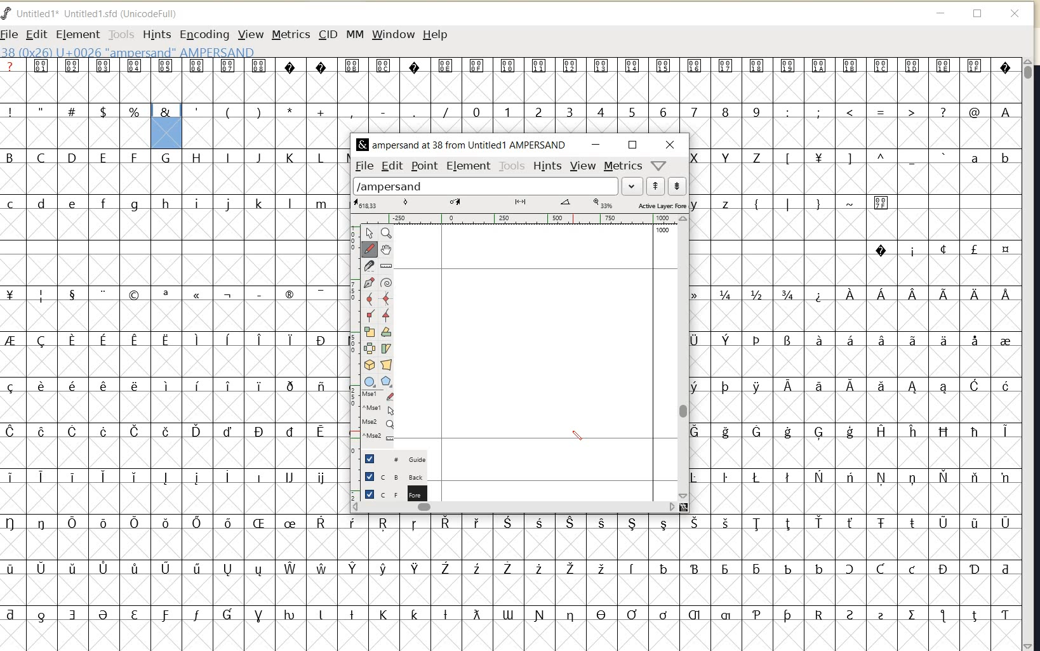 This screenshot has height=651, width=1040. I want to click on RULER, so click(516, 219).